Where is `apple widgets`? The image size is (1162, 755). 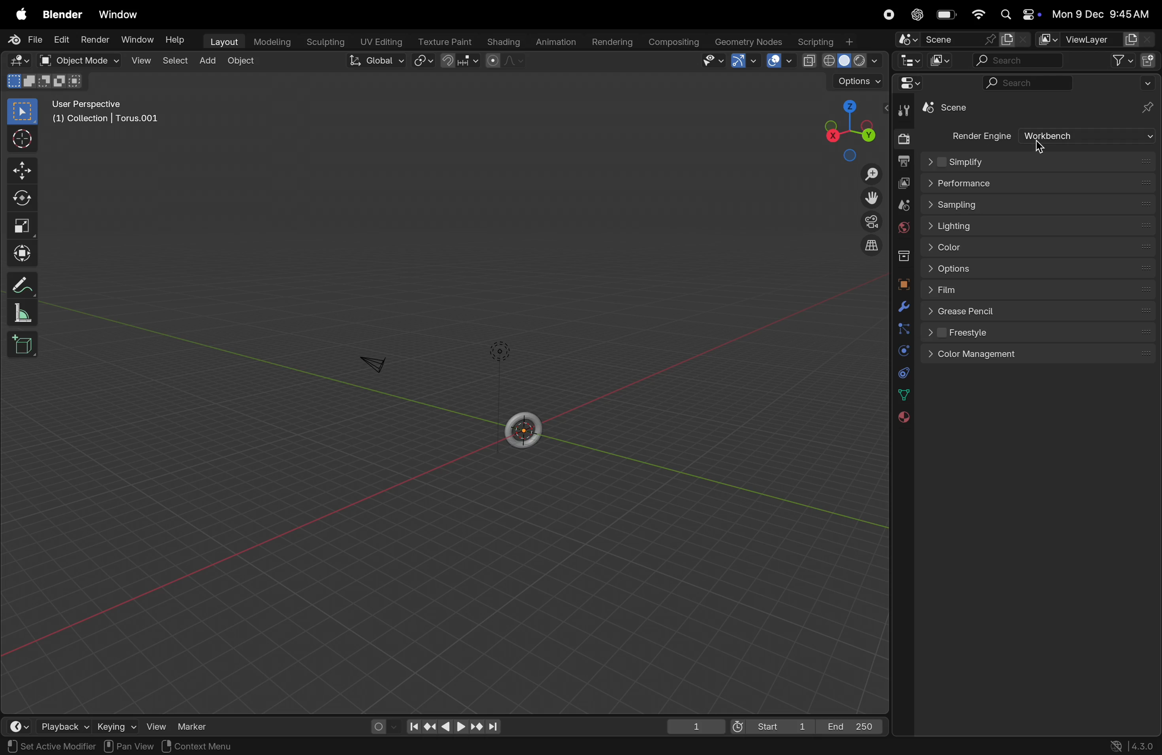 apple widgets is located at coordinates (1020, 13).